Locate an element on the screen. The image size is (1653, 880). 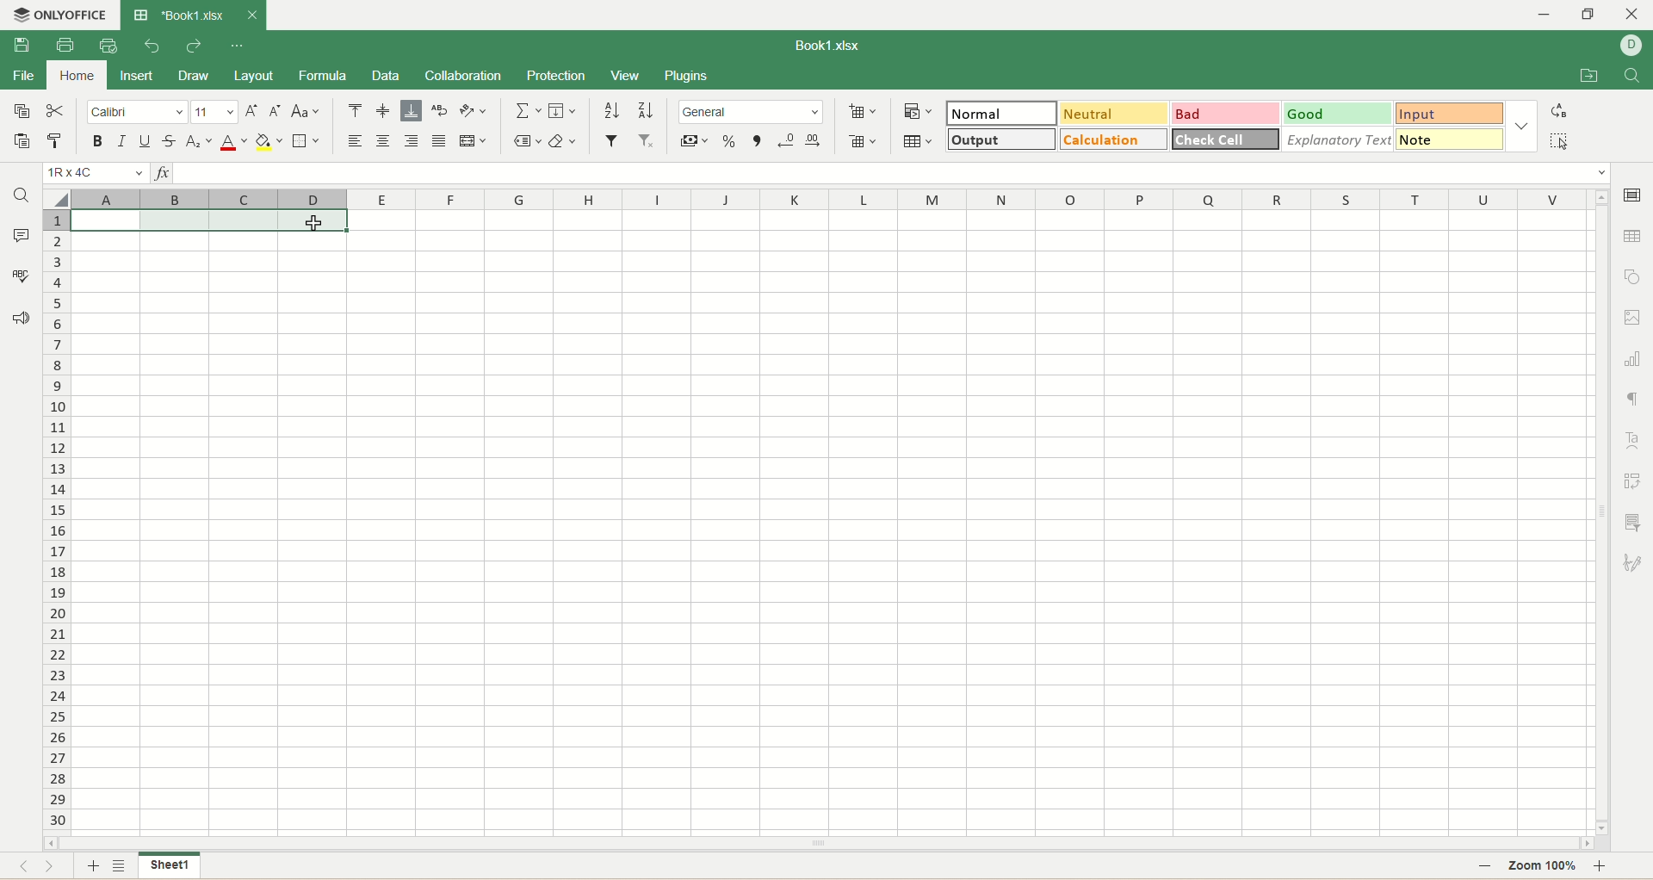
close is located at coordinates (1634, 13).